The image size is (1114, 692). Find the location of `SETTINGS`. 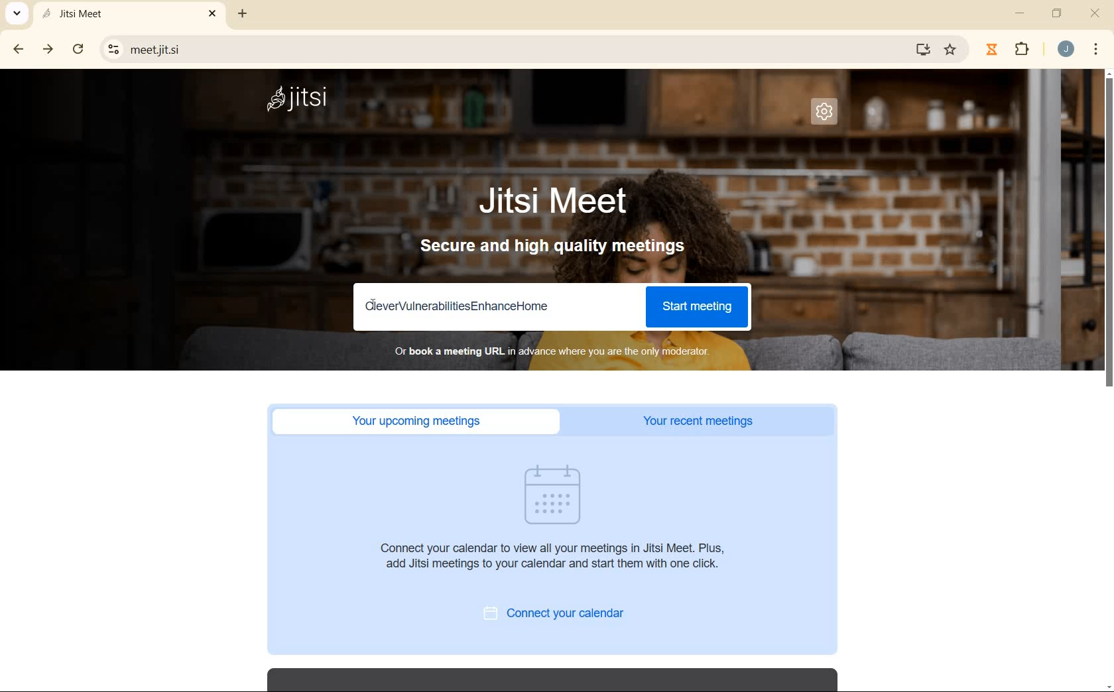

SETTINGS is located at coordinates (830, 115).